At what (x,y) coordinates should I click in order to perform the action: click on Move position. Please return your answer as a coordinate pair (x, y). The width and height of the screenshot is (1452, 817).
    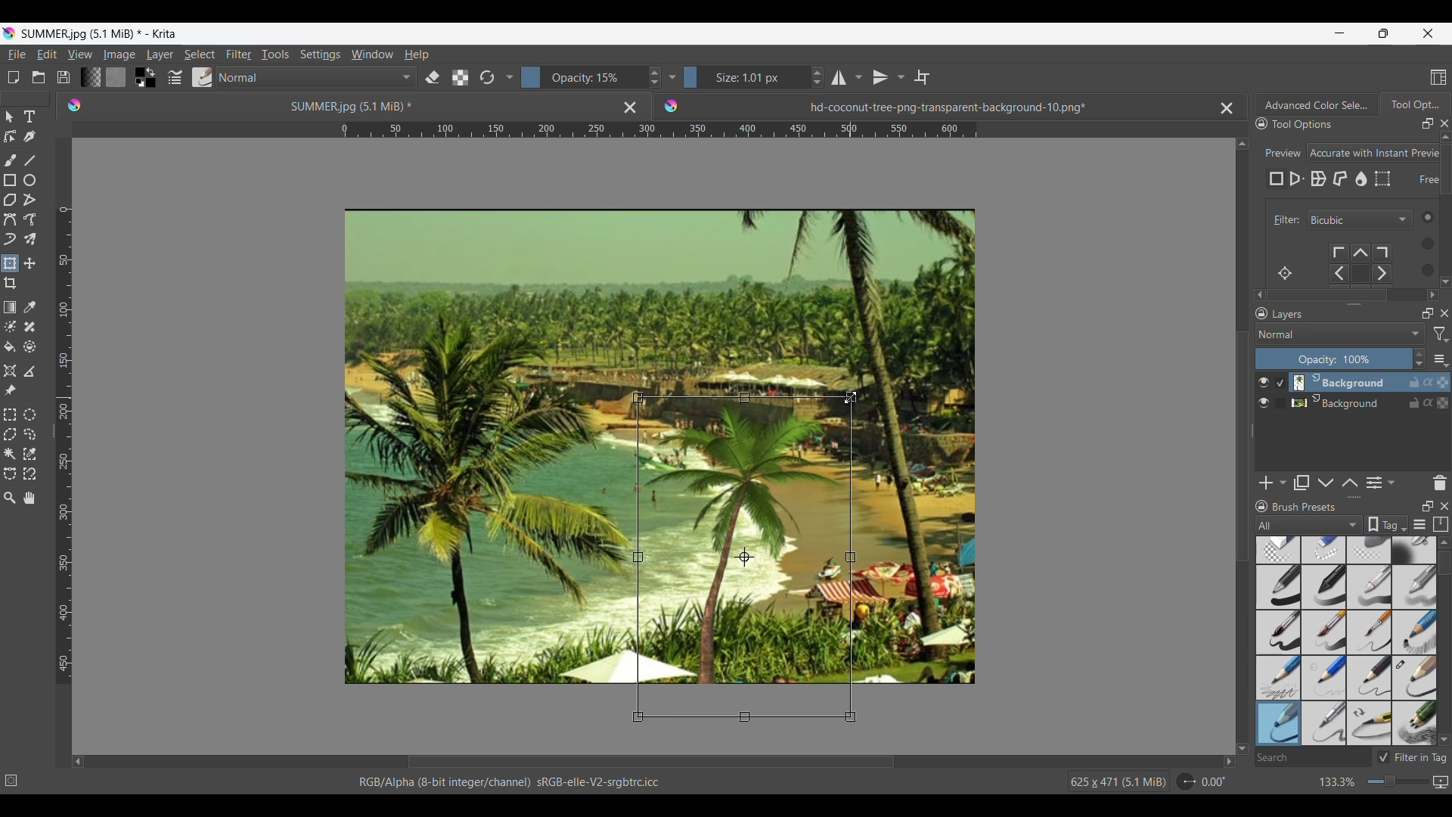
    Looking at the image, I should click on (29, 263).